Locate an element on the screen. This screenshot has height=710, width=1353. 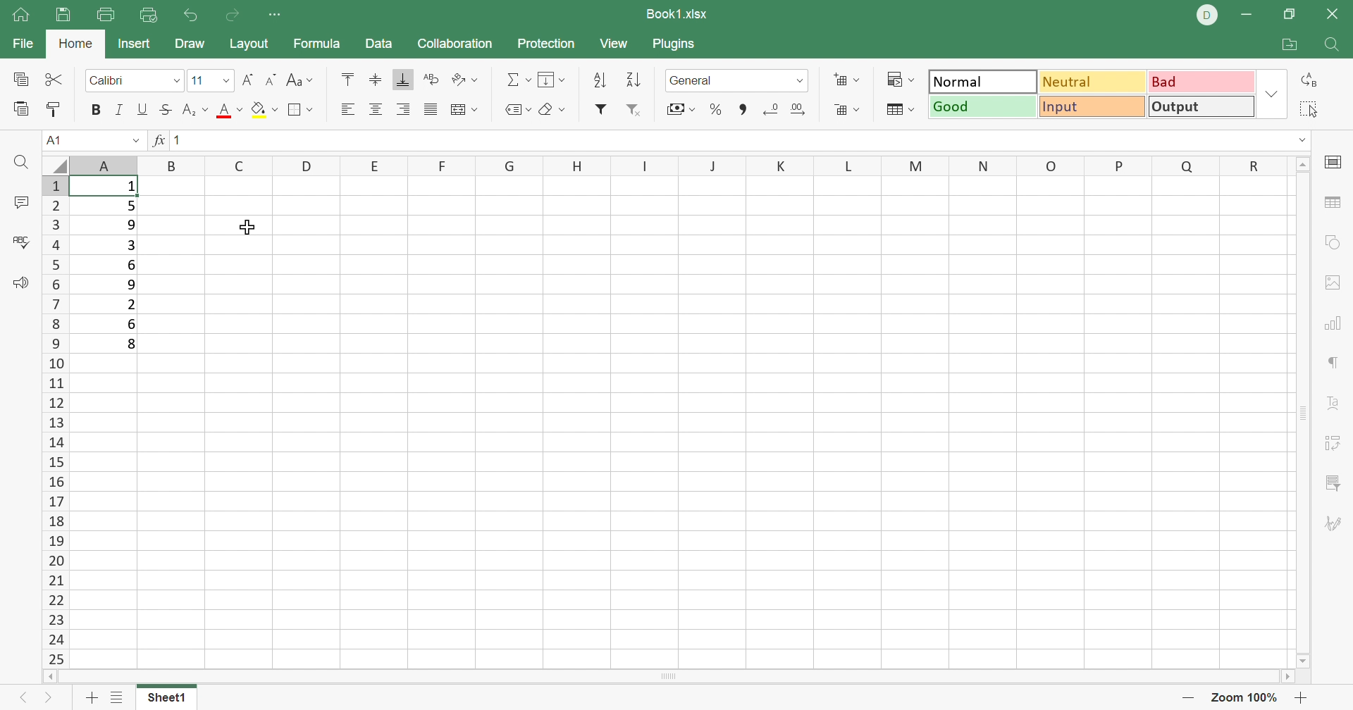
Restore Down is located at coordinates (1289, 13).